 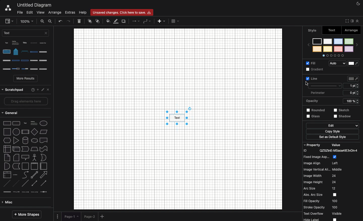 I want to click on Fill, so click(x=314, y=64).